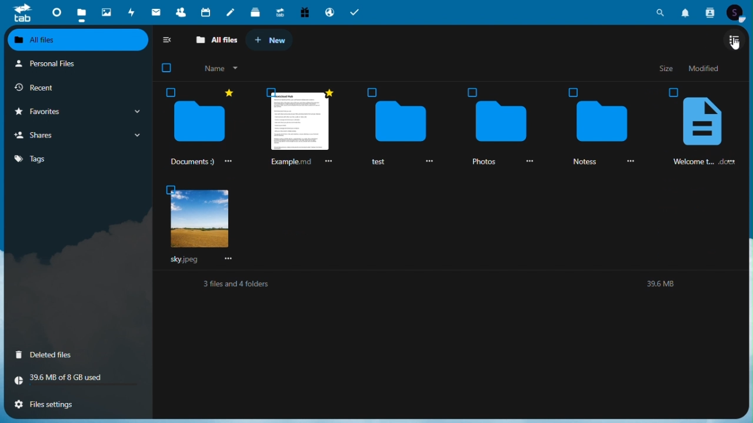 Image resolution: width=753 pixels, height=423 pixels. I want to click on recent, so click(65, 86).